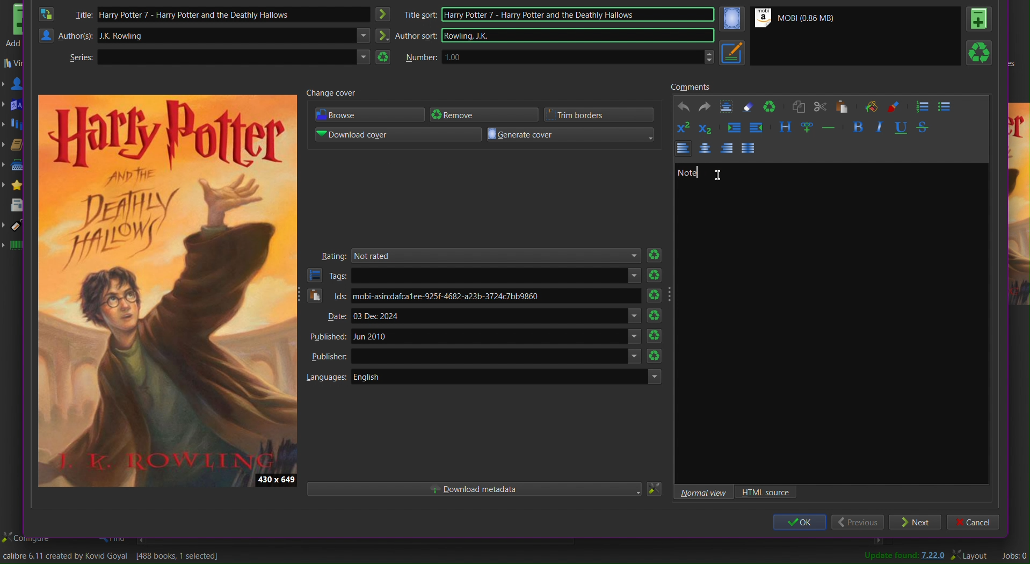 The image size is (1030, 564). What do you see at coordinates (700, 492) in the screenshot?
I see `Normal view` at bounding box center [700, 492].